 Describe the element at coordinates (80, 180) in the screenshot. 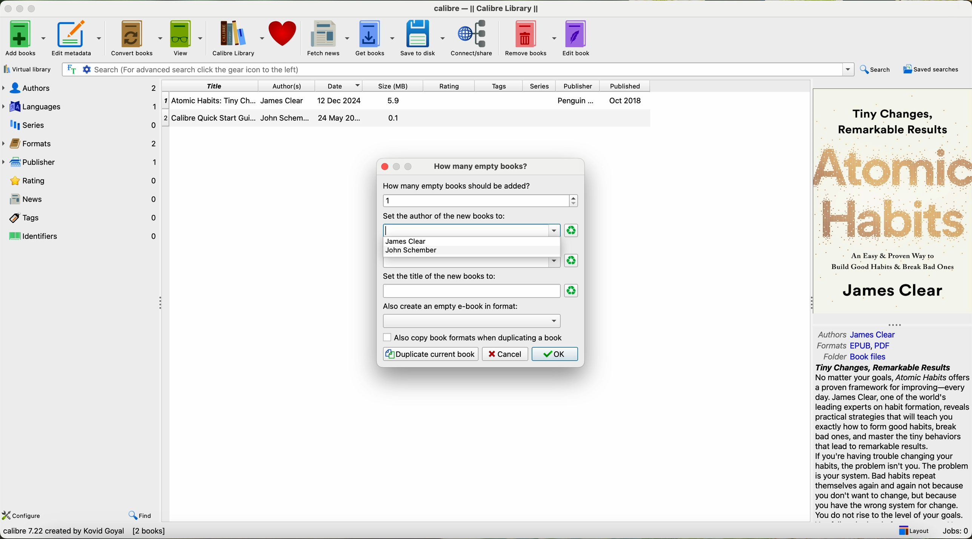

I see `rating` at that location.